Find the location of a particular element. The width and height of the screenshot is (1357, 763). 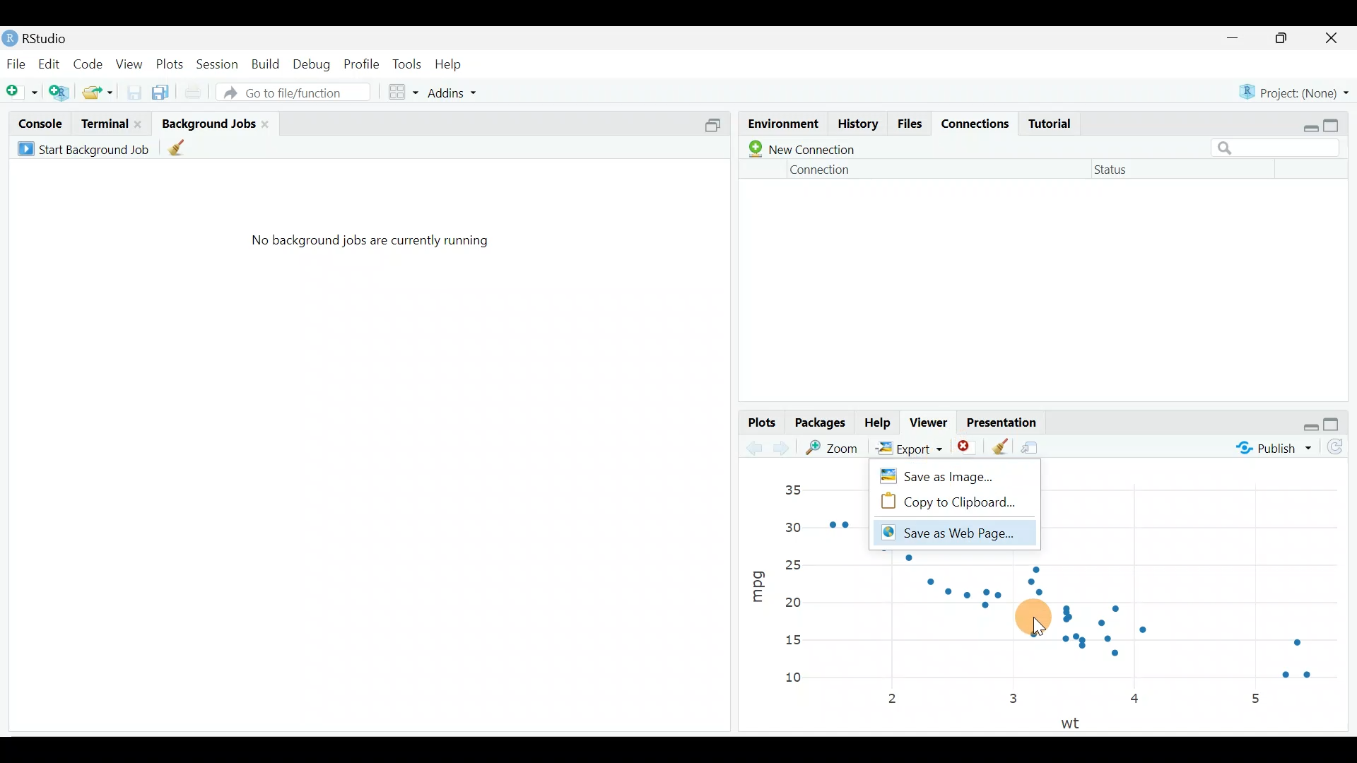

Start background job is located at coordinates (86, 147).